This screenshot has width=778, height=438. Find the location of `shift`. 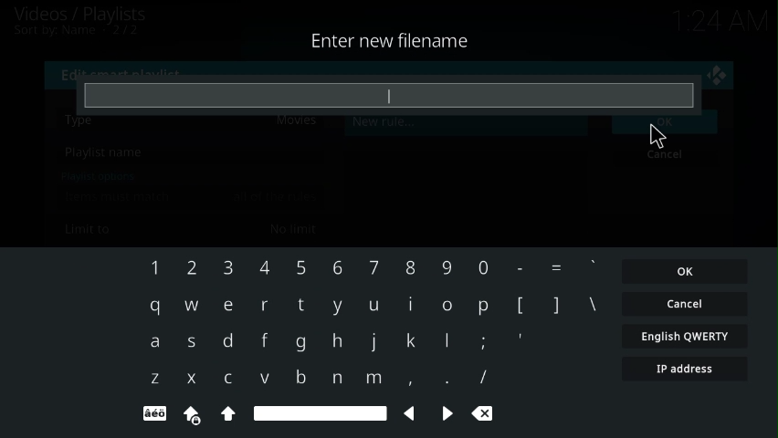

shift is located at coordinates (228, 413).